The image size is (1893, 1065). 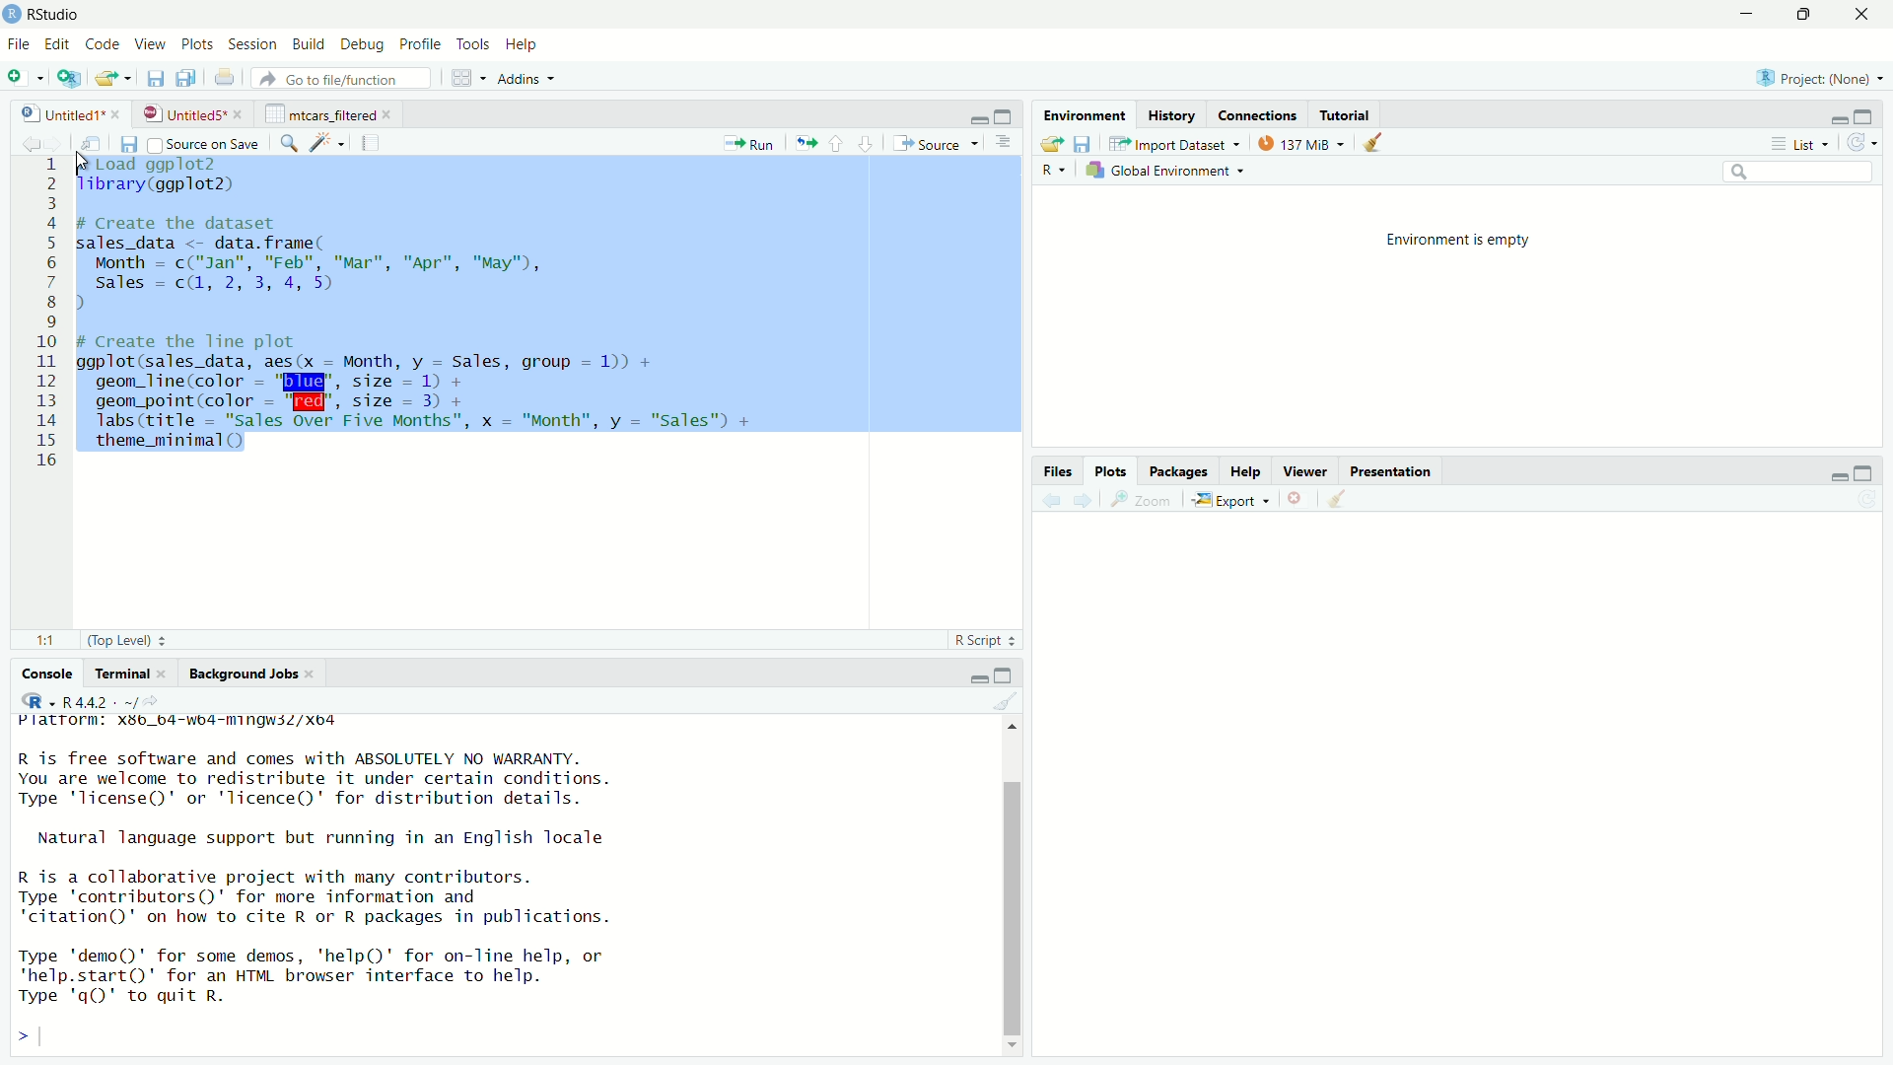 I want to click on close, so click(x=169, y=674).